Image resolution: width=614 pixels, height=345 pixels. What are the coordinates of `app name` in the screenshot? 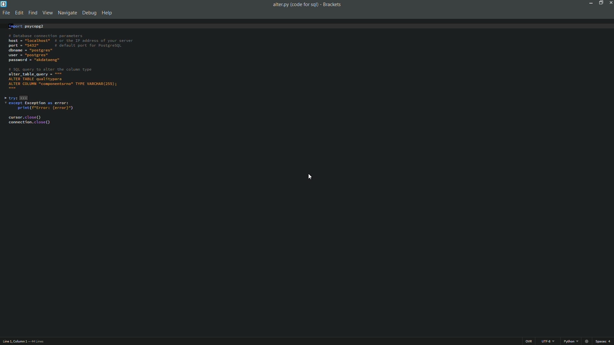 It's located at (333, 4).